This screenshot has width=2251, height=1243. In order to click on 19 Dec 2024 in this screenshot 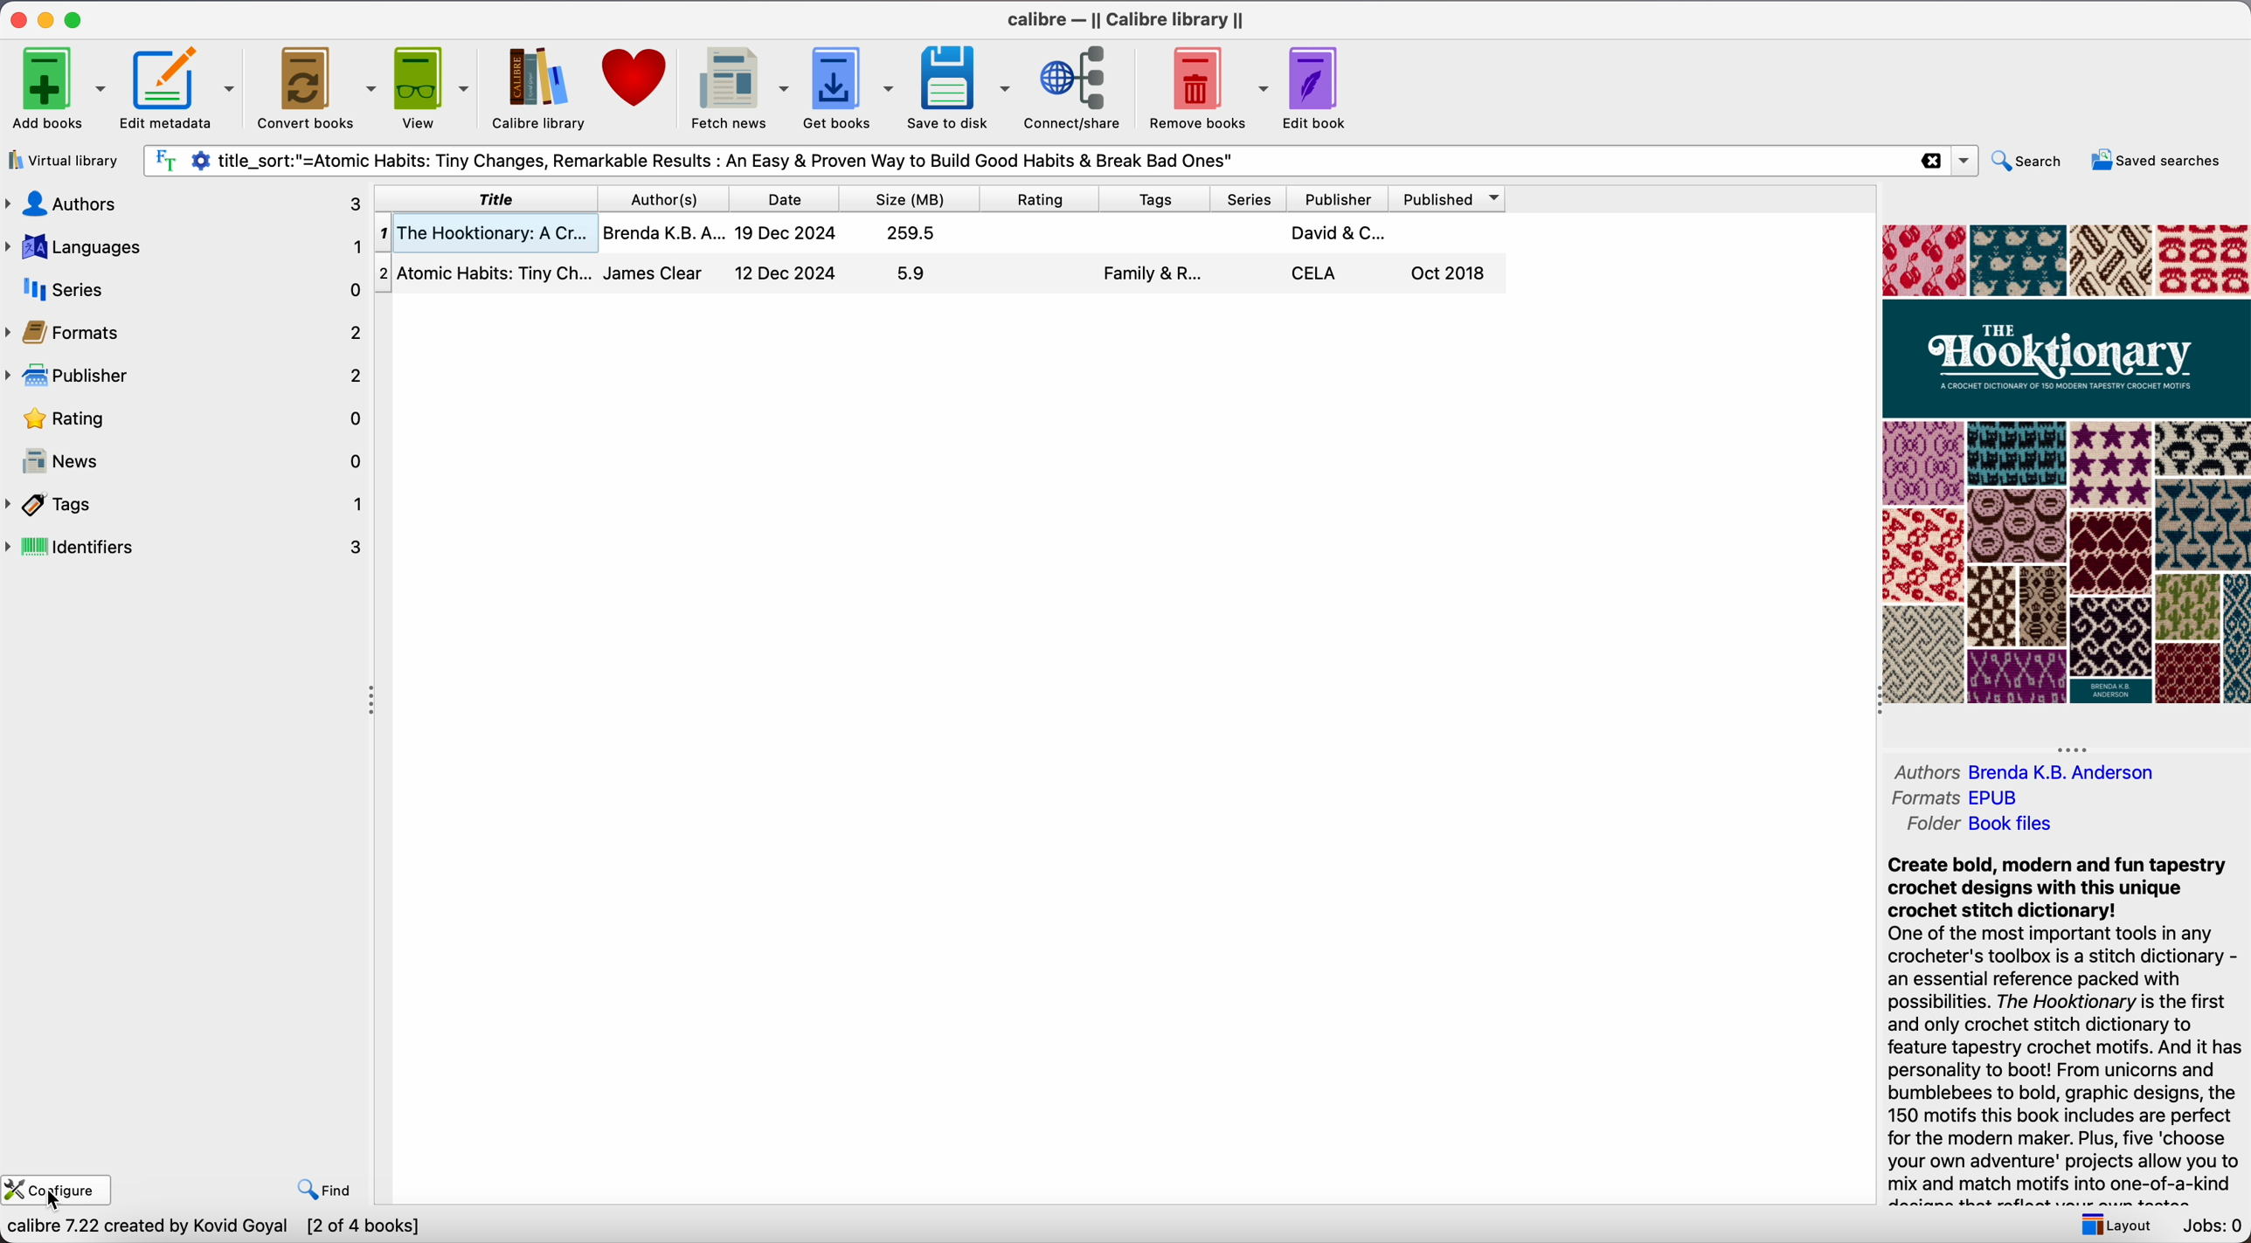, I will do `click(783, 233)`.